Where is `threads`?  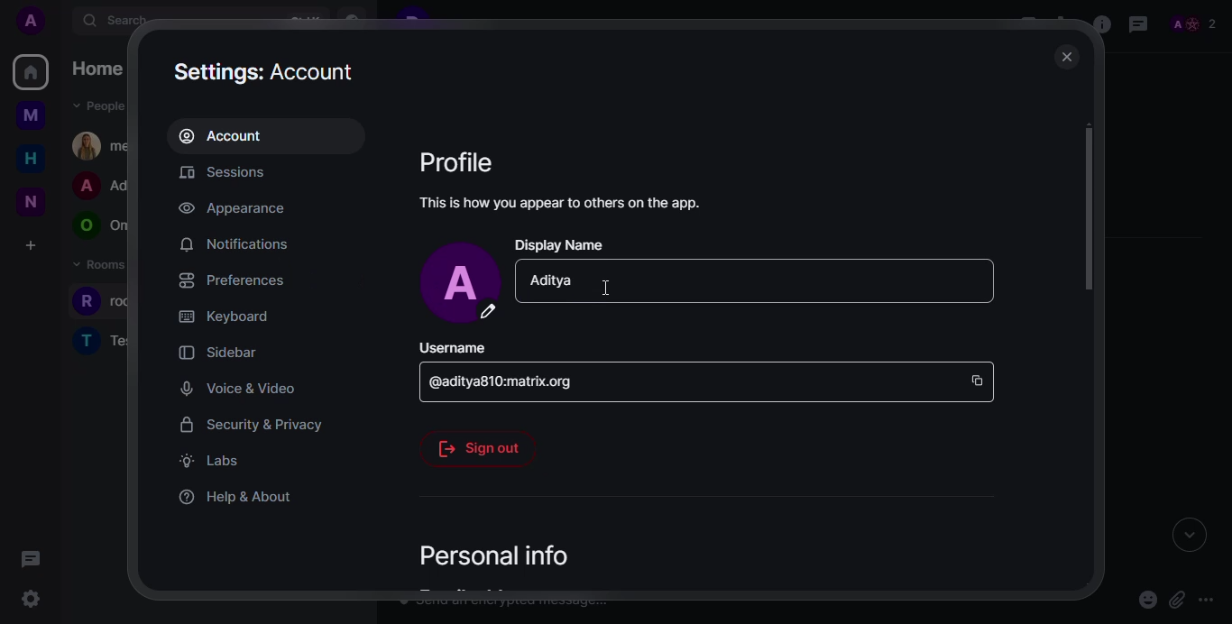
threads is located at coordinates (1138, 24).